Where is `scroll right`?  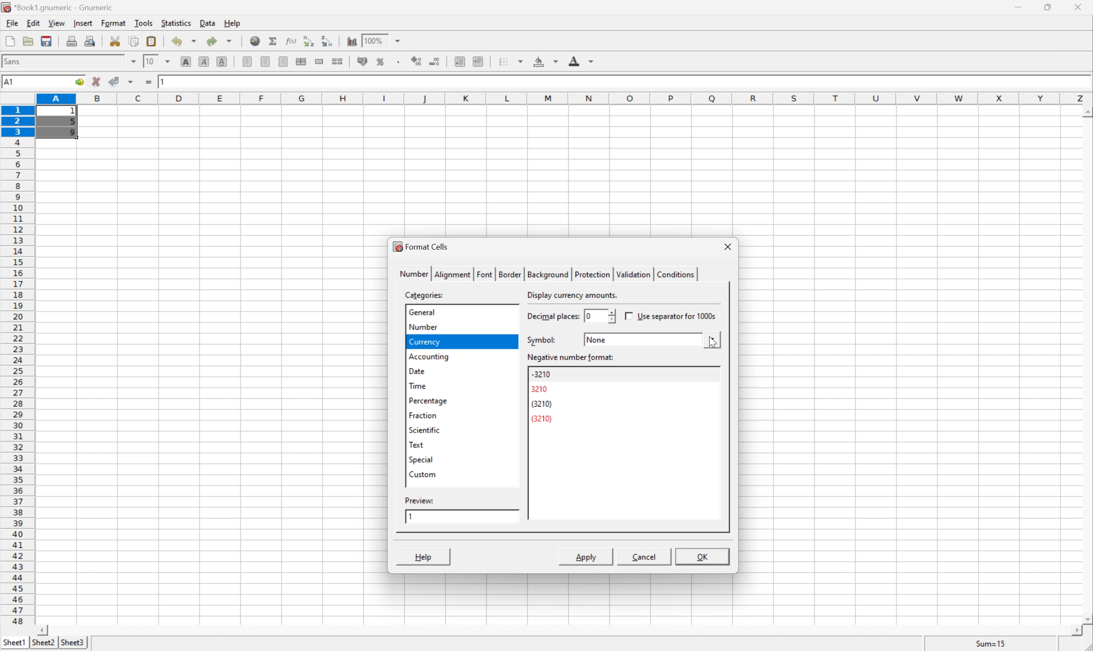 scroll right is located at coordinates (1076, 631).